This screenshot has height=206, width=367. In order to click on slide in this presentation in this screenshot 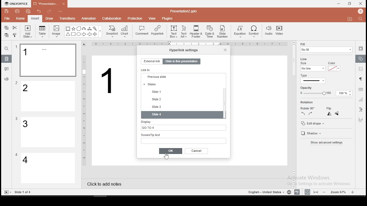, I will do `click(181, 62)`.